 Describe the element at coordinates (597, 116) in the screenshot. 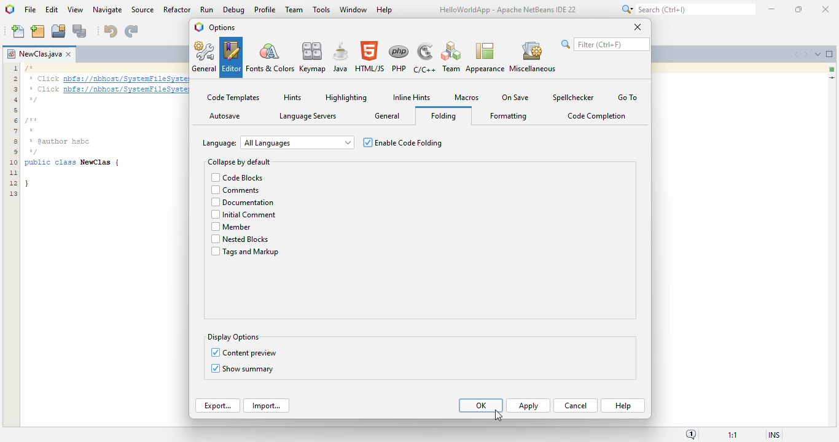

I see `code completion` at that location.